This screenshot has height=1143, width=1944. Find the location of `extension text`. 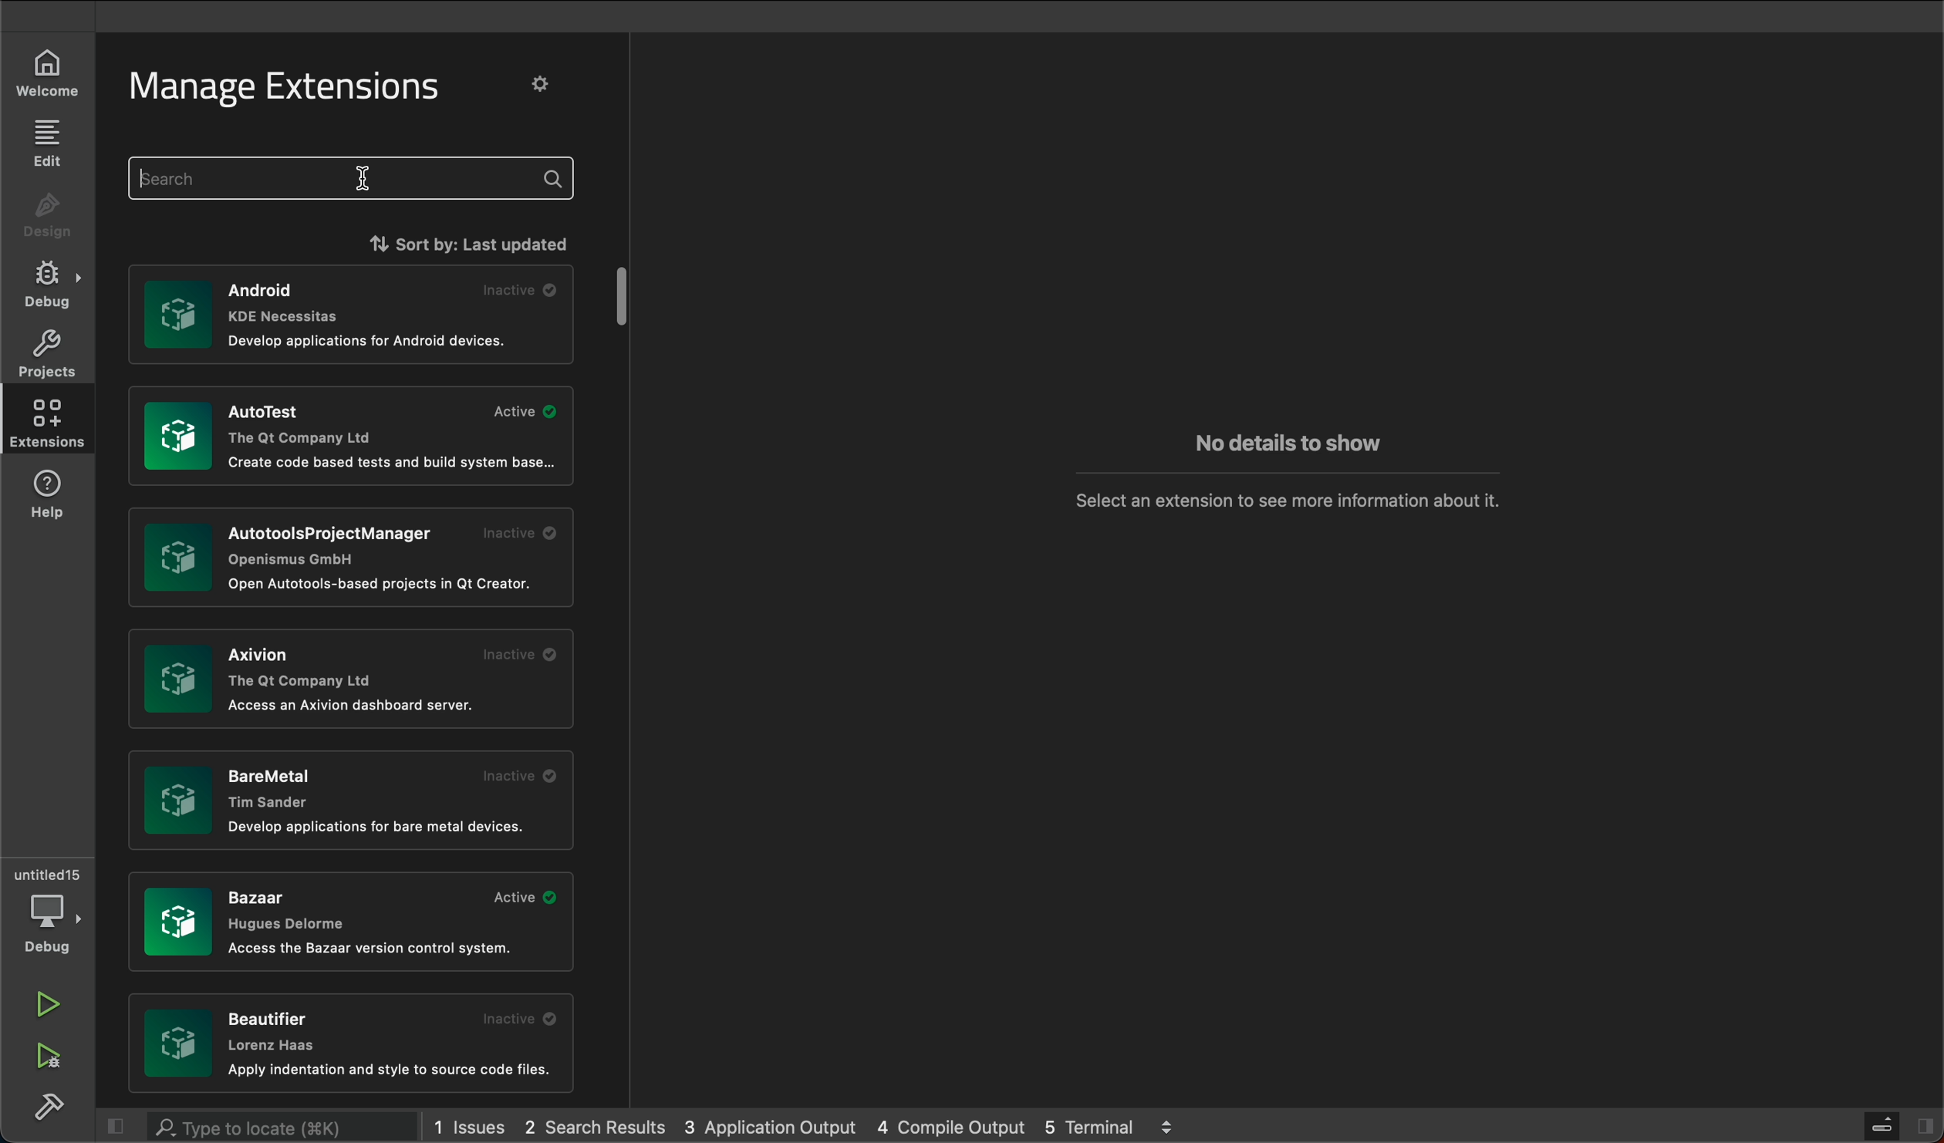

extension text is located at coordinates (395, 463).